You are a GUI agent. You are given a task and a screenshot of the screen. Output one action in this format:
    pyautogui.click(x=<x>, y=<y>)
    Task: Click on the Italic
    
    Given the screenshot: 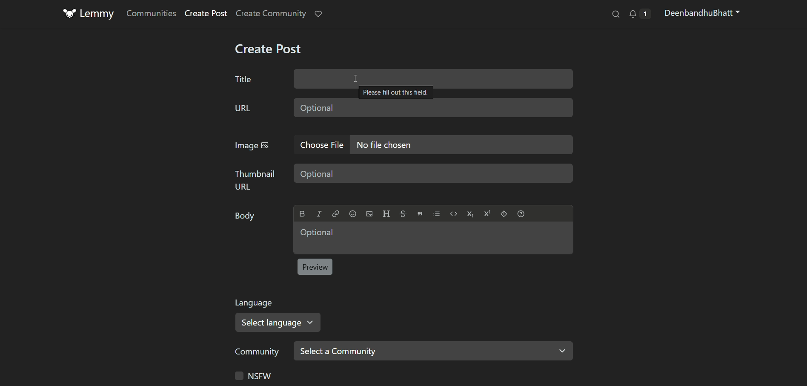 What is the action you would take?
    pyautogui.click(x=319, y=214)
    